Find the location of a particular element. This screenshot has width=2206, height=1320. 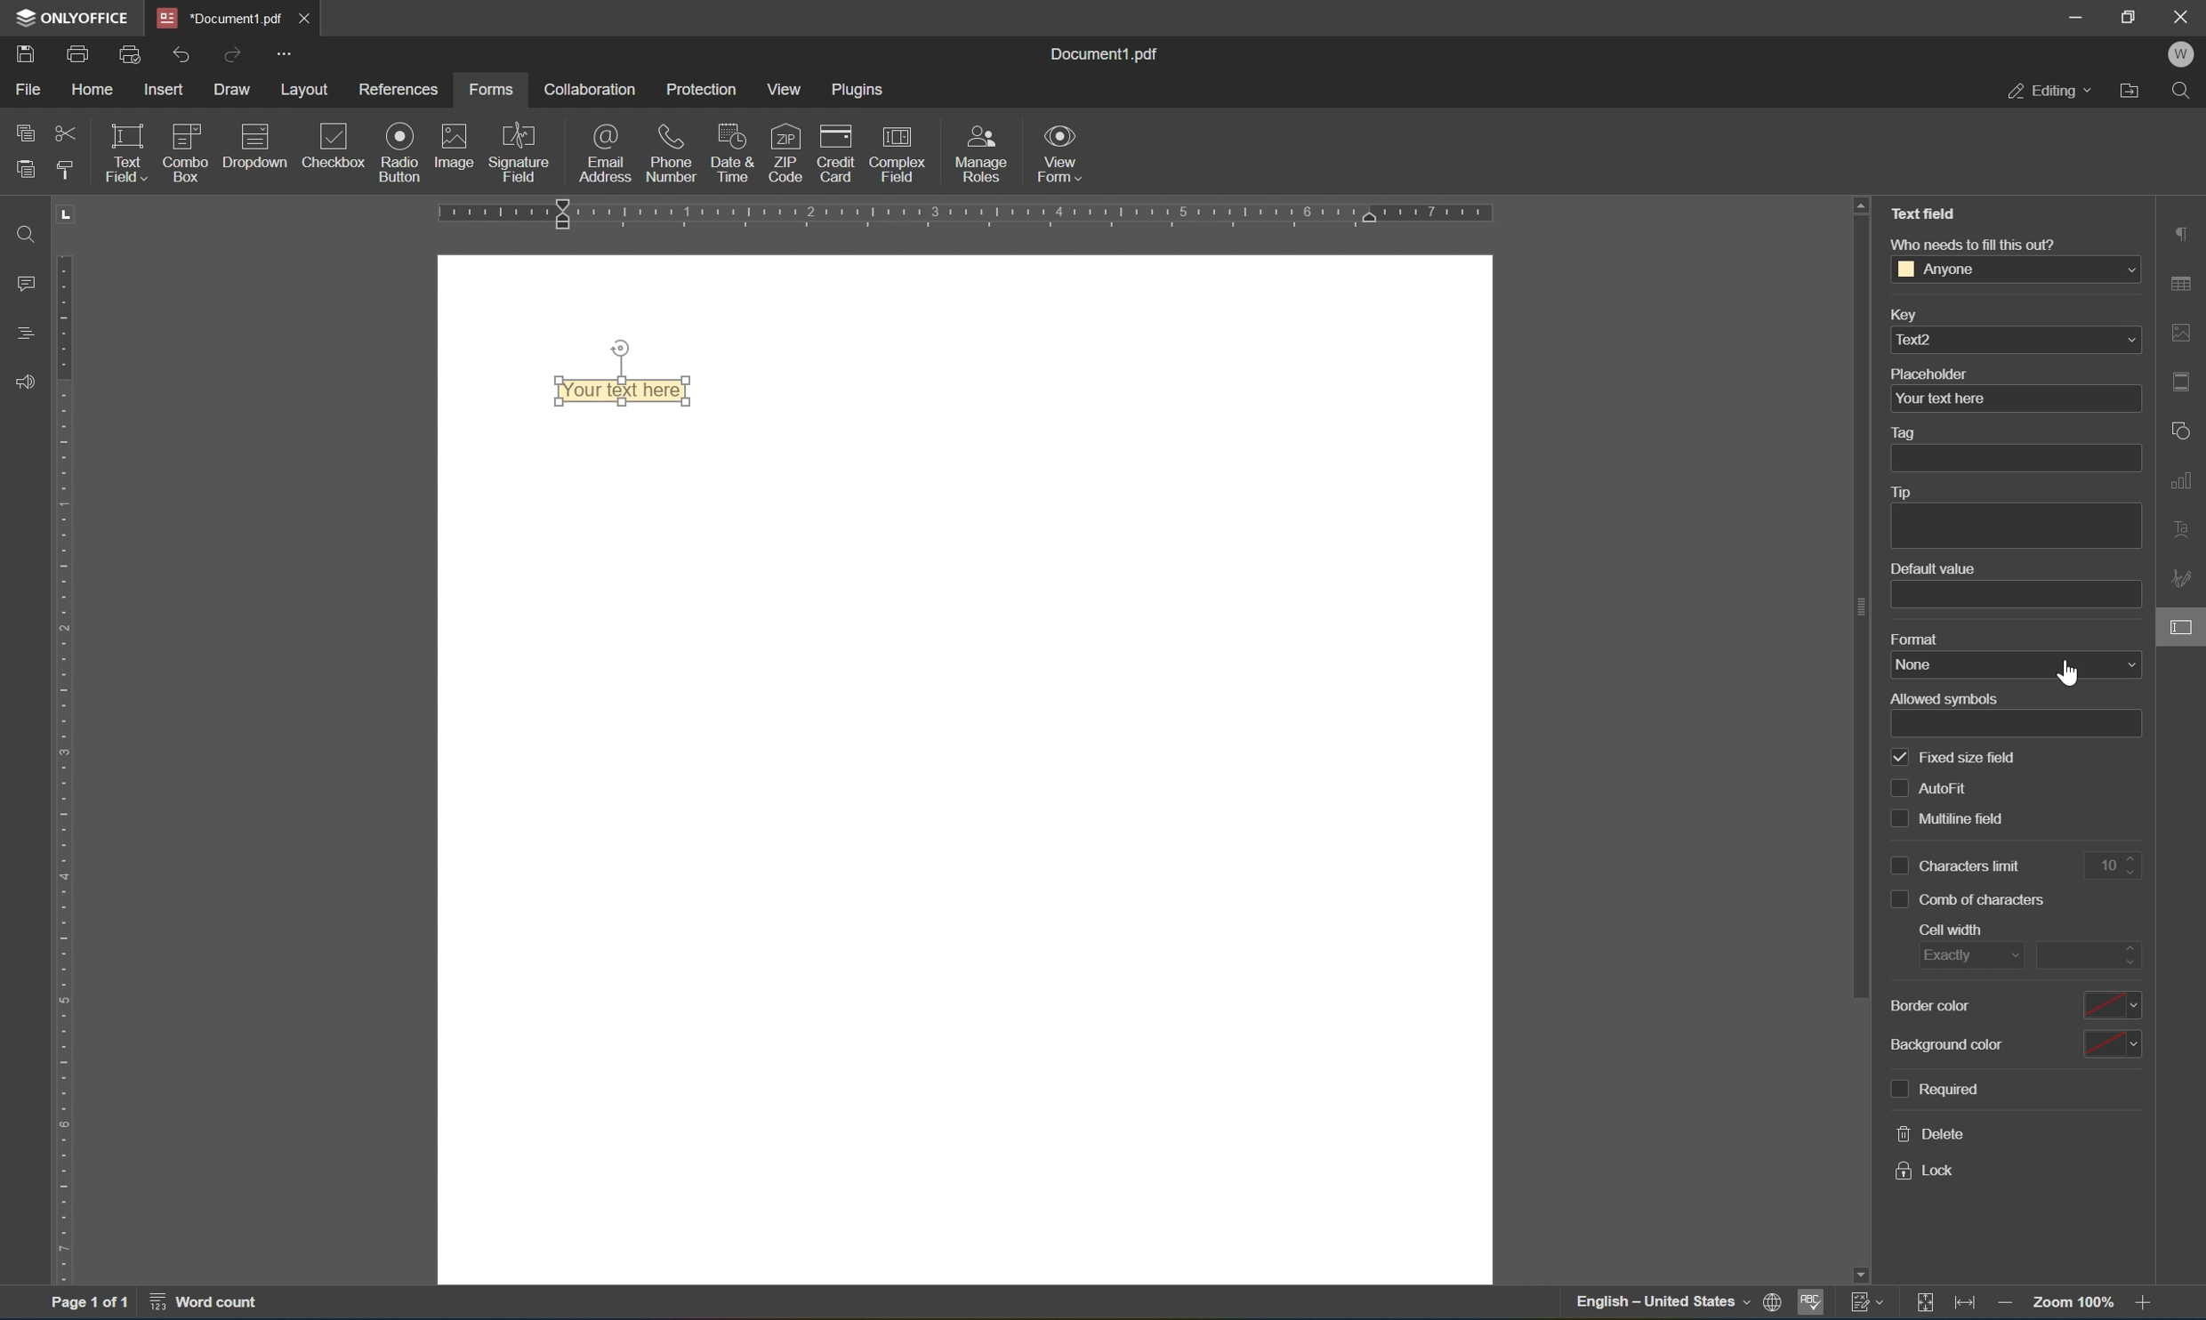

zip code is located at coordinates (785, 153).